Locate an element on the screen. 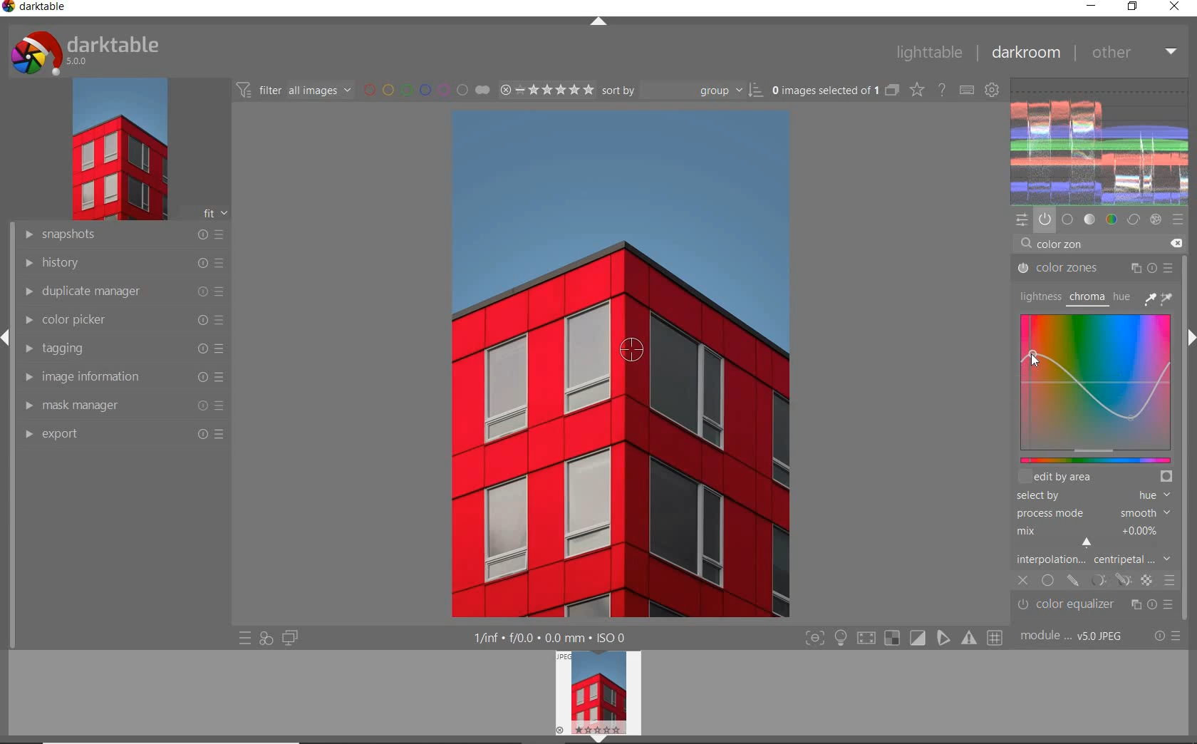 The image size is (1197, 744). Sort is located at coordinates (683, 91).